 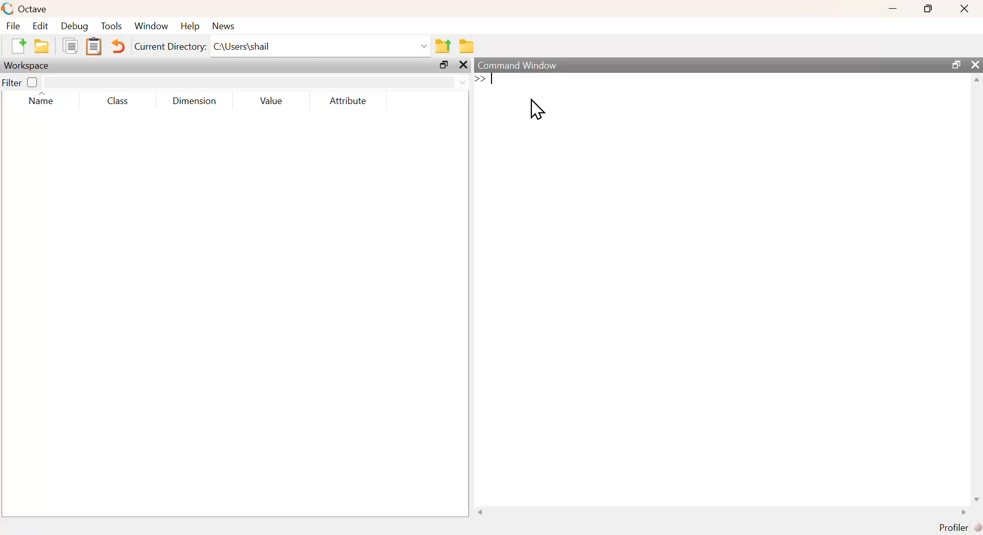 What do you see at coordinates (268, 102) in the screenshot?
I see `value` at bounding box center [268, 102].